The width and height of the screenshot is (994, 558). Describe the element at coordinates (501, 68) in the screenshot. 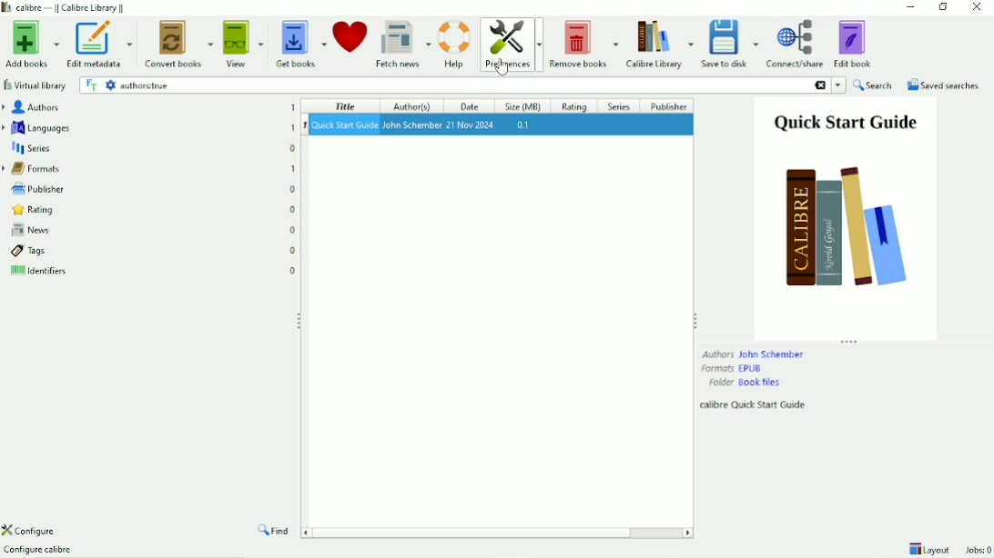

I see `cursor` at that location.